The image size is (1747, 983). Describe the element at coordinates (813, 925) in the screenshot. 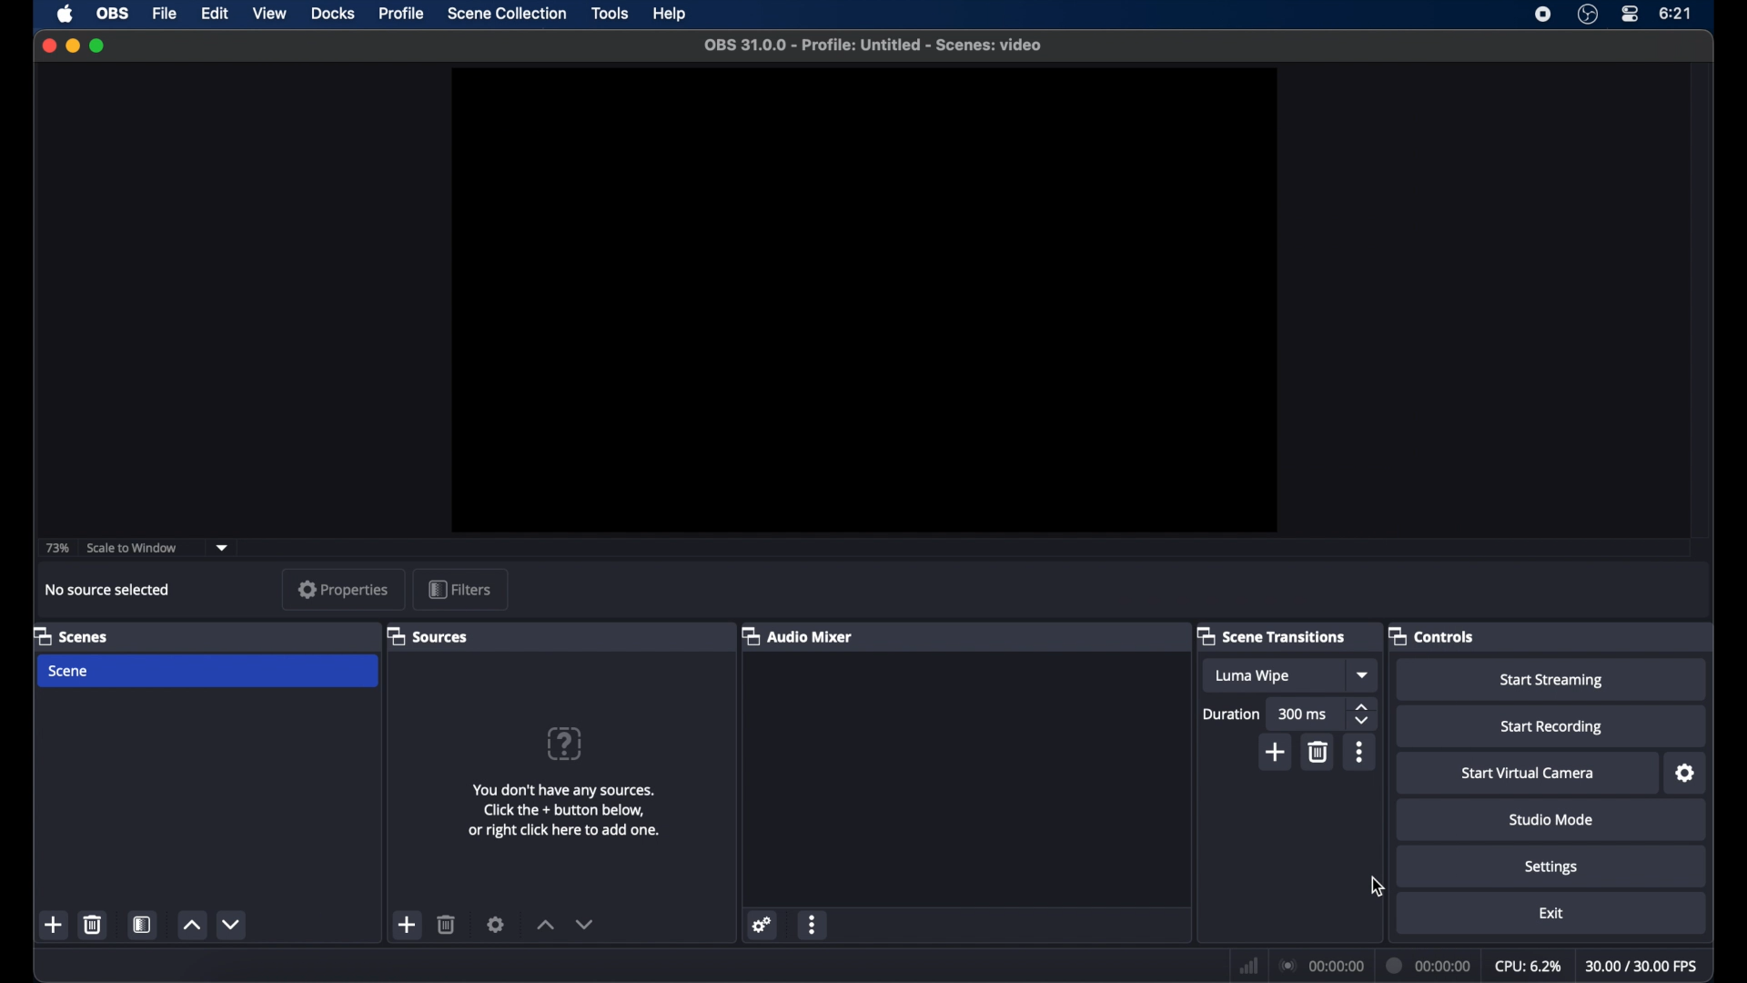

I see `more options` at that location.